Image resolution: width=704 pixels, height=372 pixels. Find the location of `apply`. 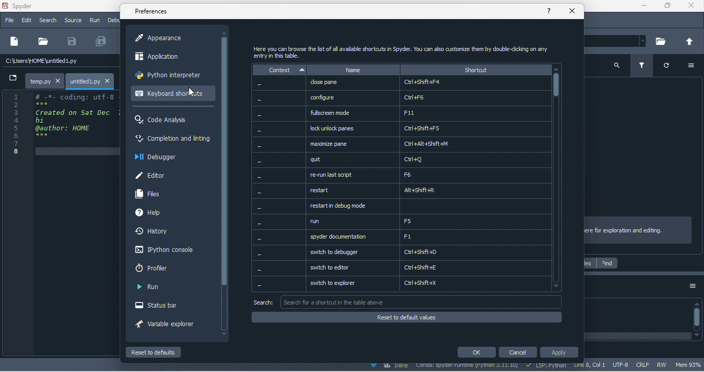

apply is located at coordinates (560, 352).